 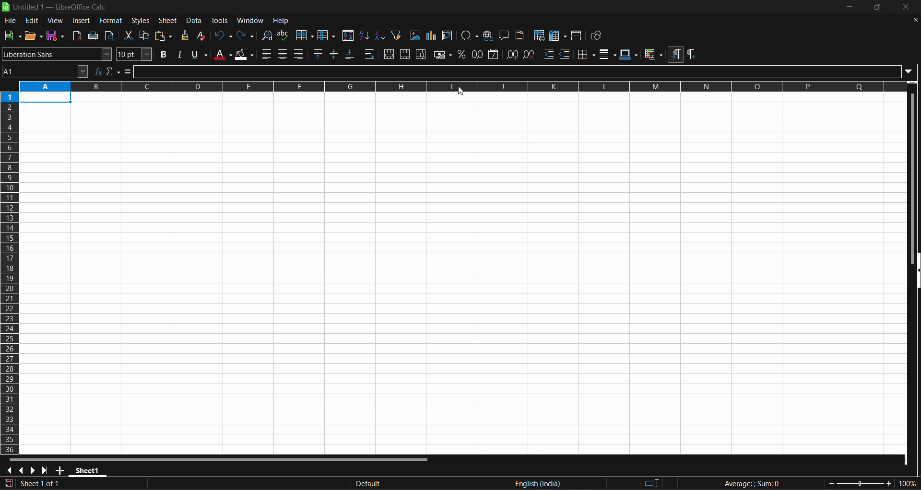 I want to click on columns, so click(x=12, y=271).